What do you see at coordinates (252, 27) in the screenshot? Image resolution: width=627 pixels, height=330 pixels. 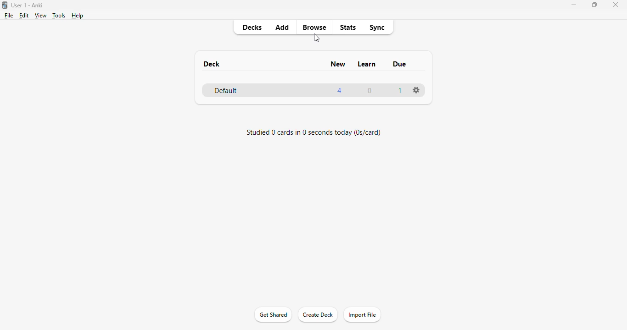 I see `decks` at bounding box center [252, 27].